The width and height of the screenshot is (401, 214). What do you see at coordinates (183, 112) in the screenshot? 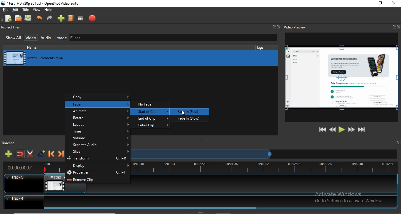
I see `cursor` at bounding box center [183, 112].